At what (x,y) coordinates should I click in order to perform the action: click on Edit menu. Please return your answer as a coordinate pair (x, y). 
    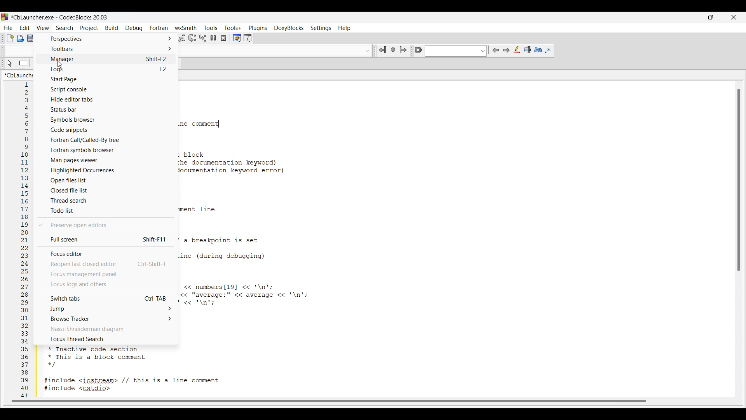
    Looking at the image, I should click on (25, 28).